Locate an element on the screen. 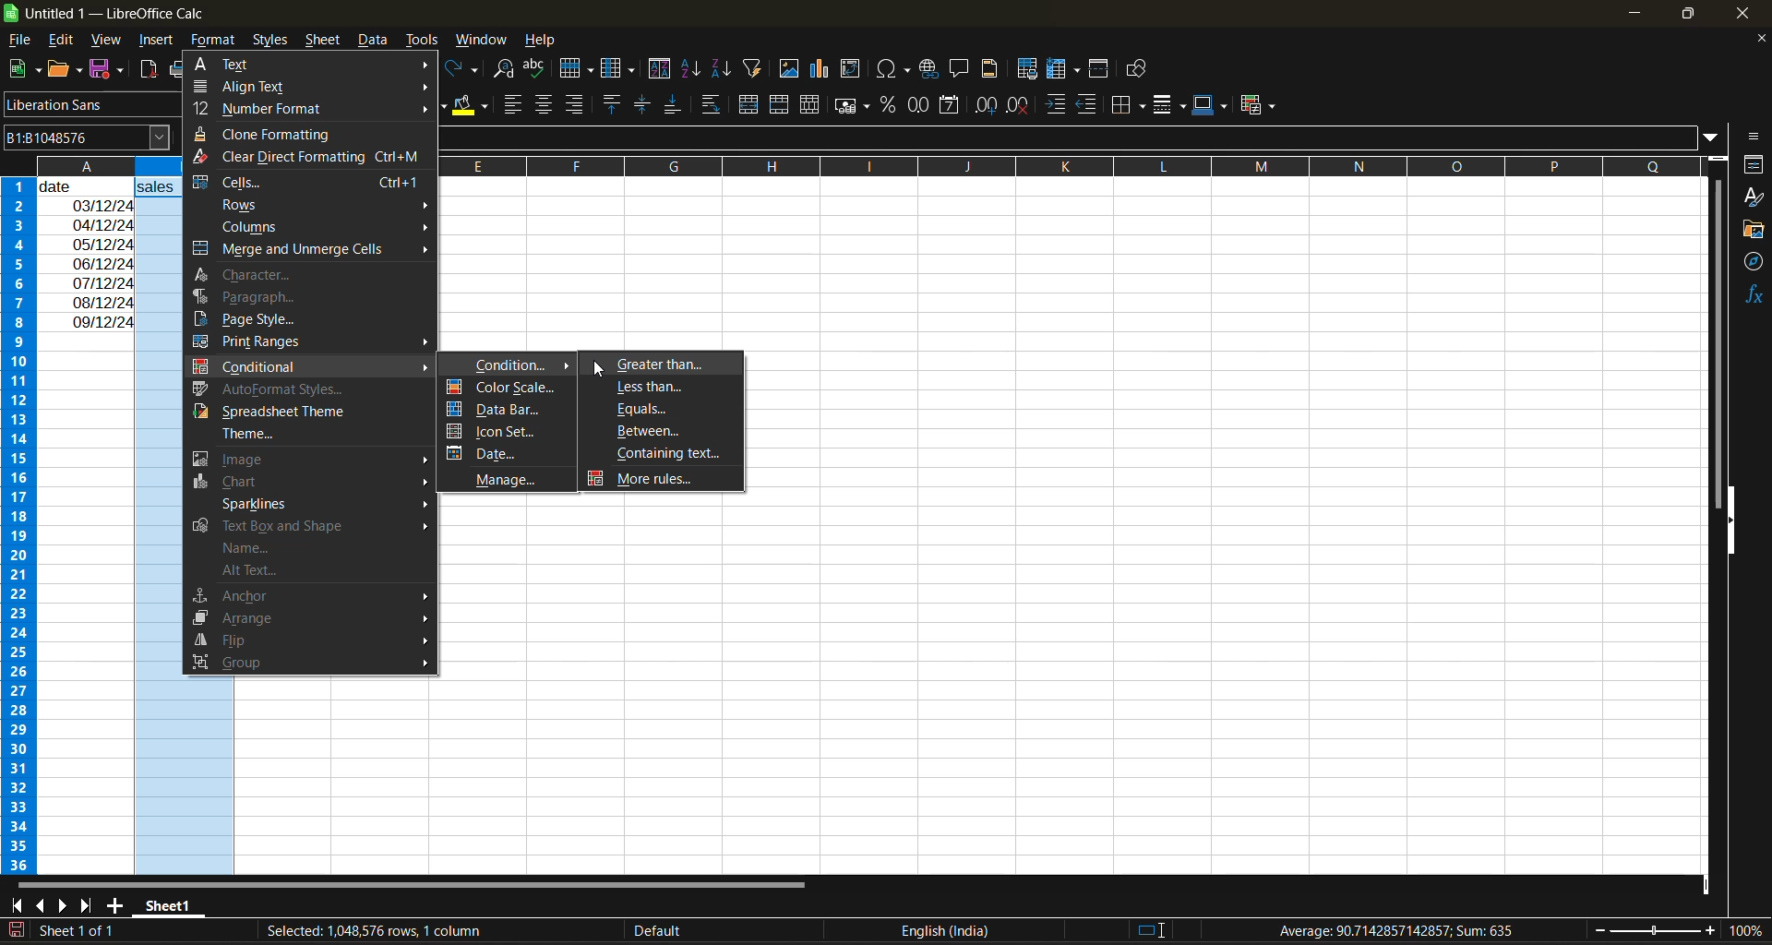 The width and height of the screenshot is (1772, 945). format as percent is located at coordinates (890, 105).